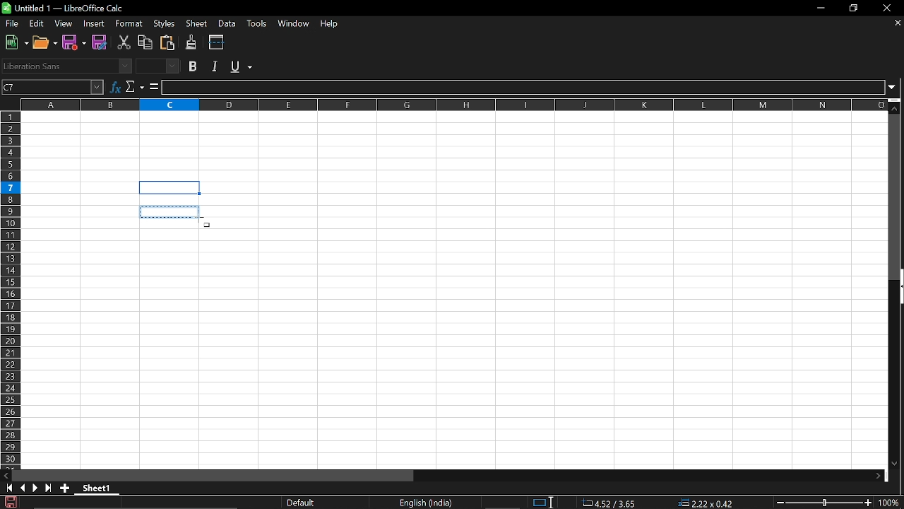  Describe the element at coordinates (302, 503) in the screenshot. I see `Current look` at that location.